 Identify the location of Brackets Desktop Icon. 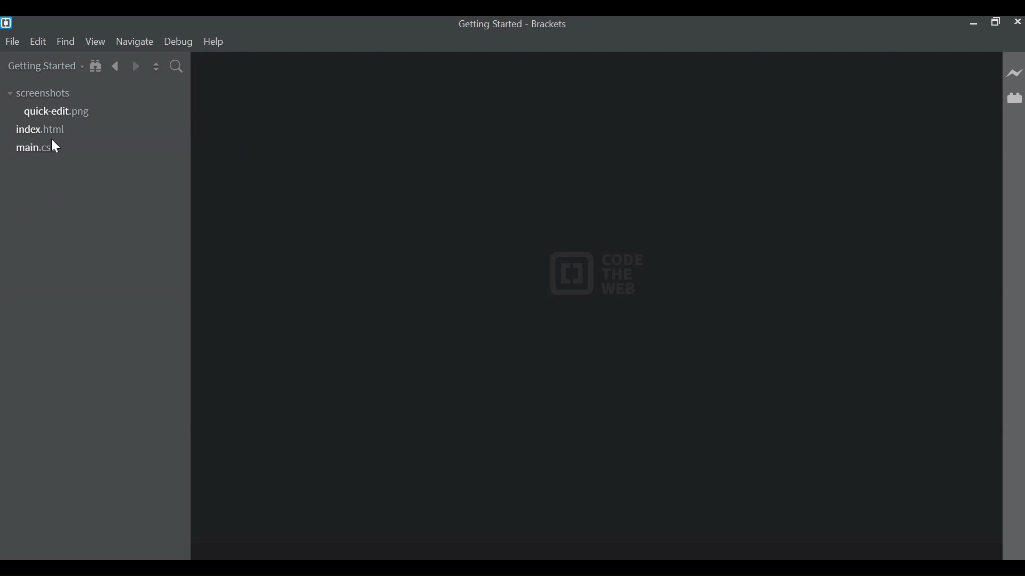
(7, 23).